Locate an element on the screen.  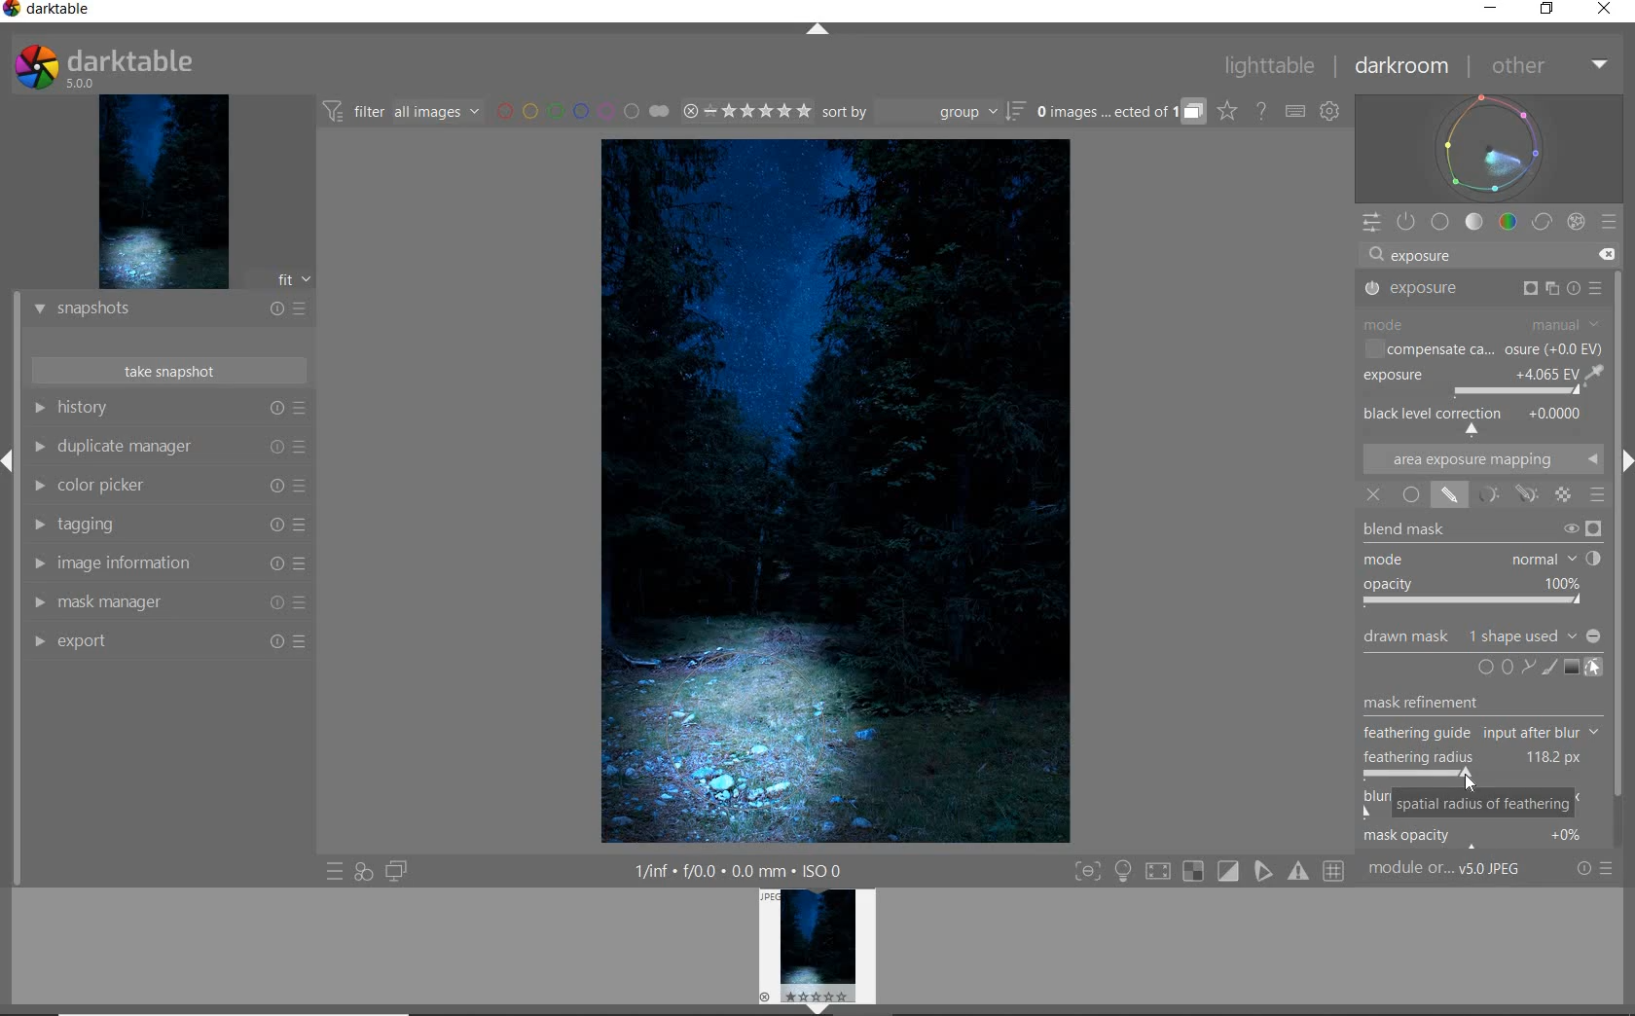
IMAGE PREVIEW is located at coordinates (164, 190).